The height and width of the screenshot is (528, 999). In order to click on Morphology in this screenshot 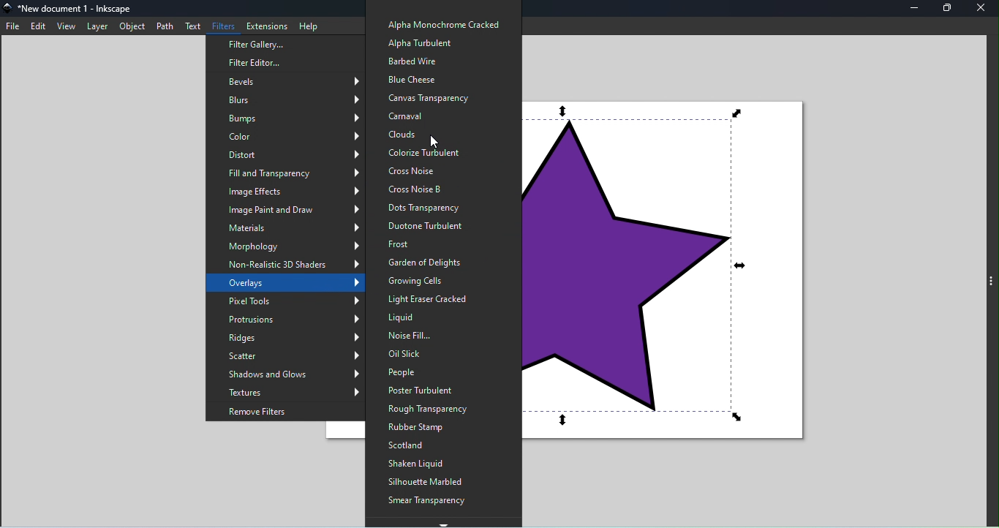, I will do `click(293, 246)`.